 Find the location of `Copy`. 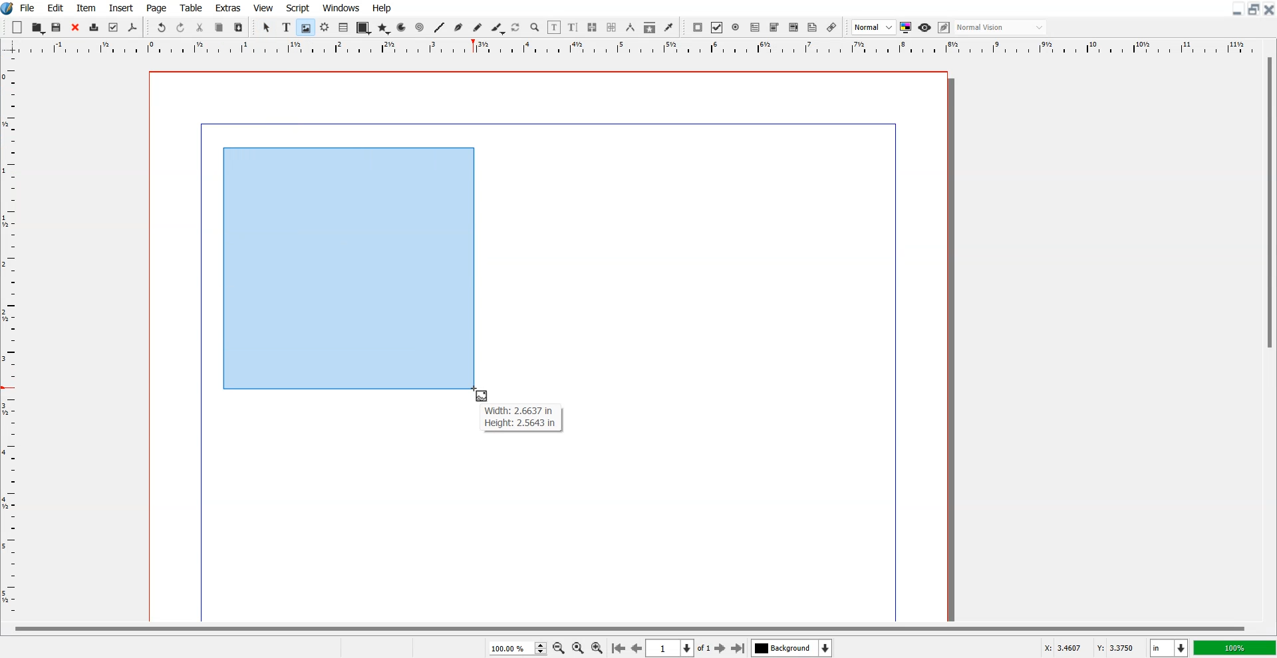

Copy is located at coordinates (219, 27).